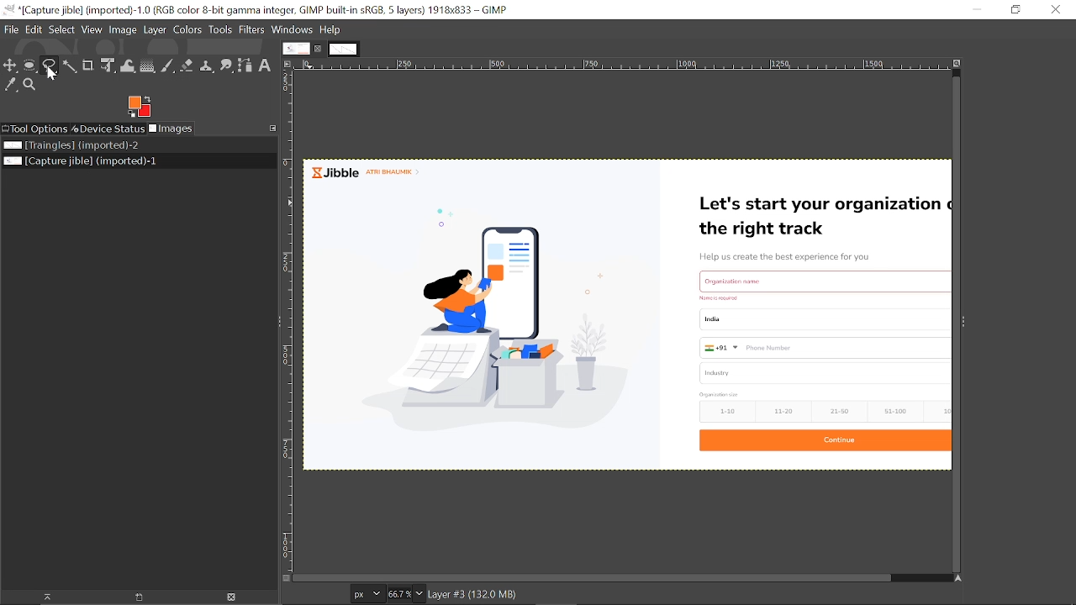  I want to click on Current image file, so click(82, 161).